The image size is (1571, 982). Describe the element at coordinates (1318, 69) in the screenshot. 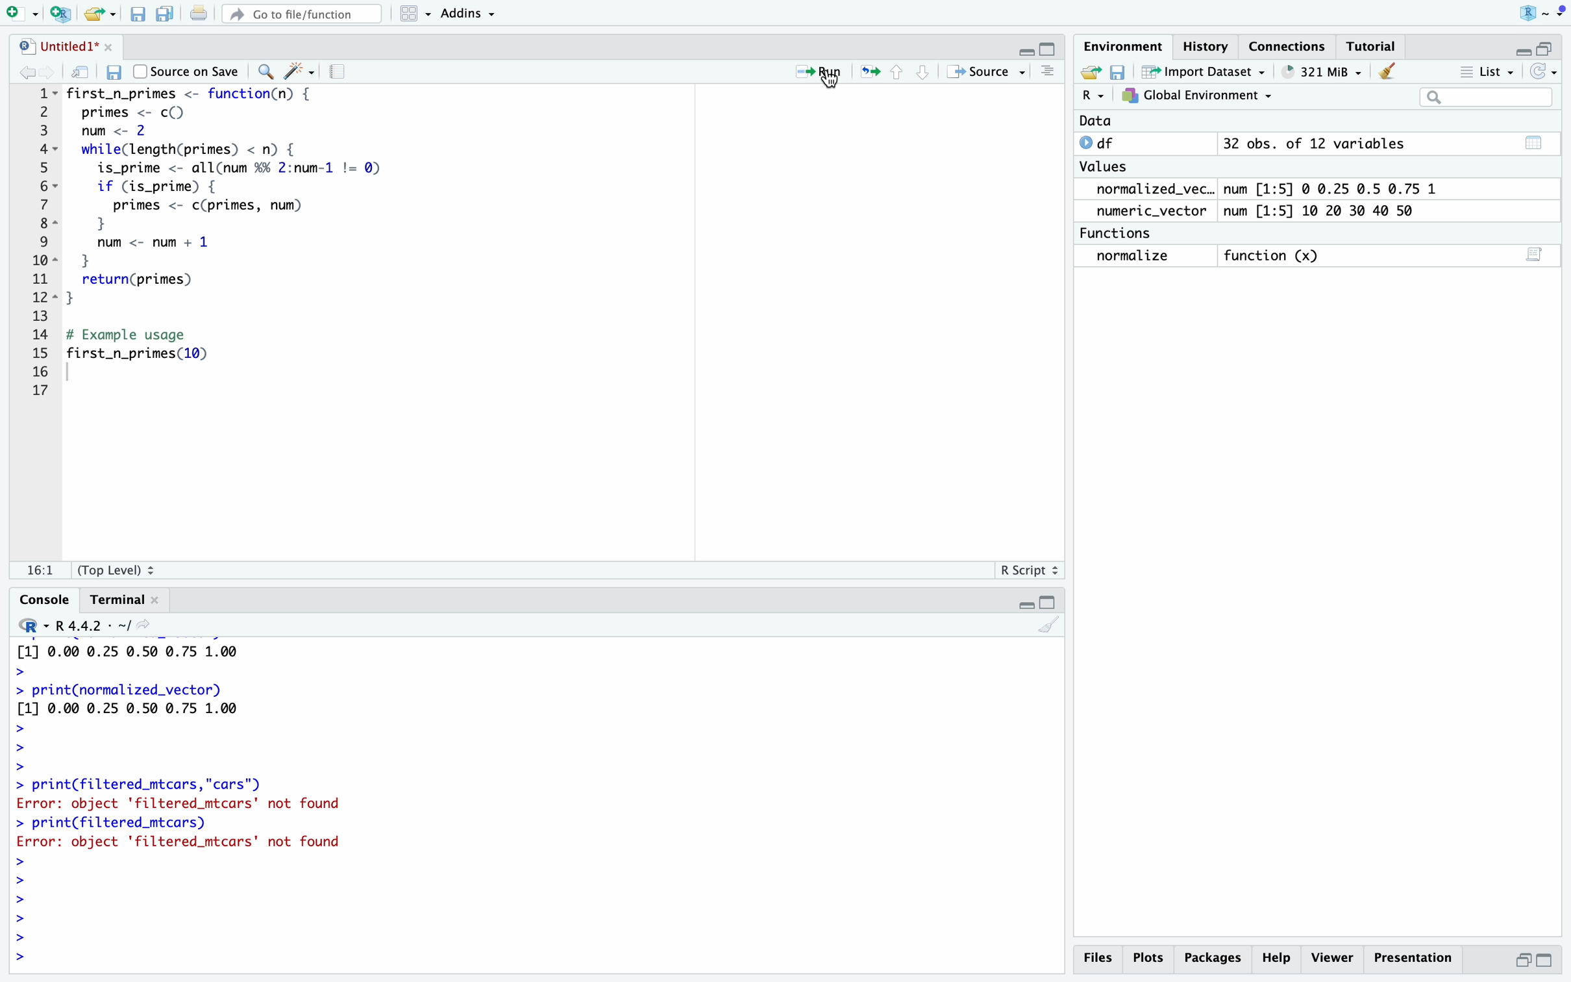

I see `® 651 MiB ` at that location.